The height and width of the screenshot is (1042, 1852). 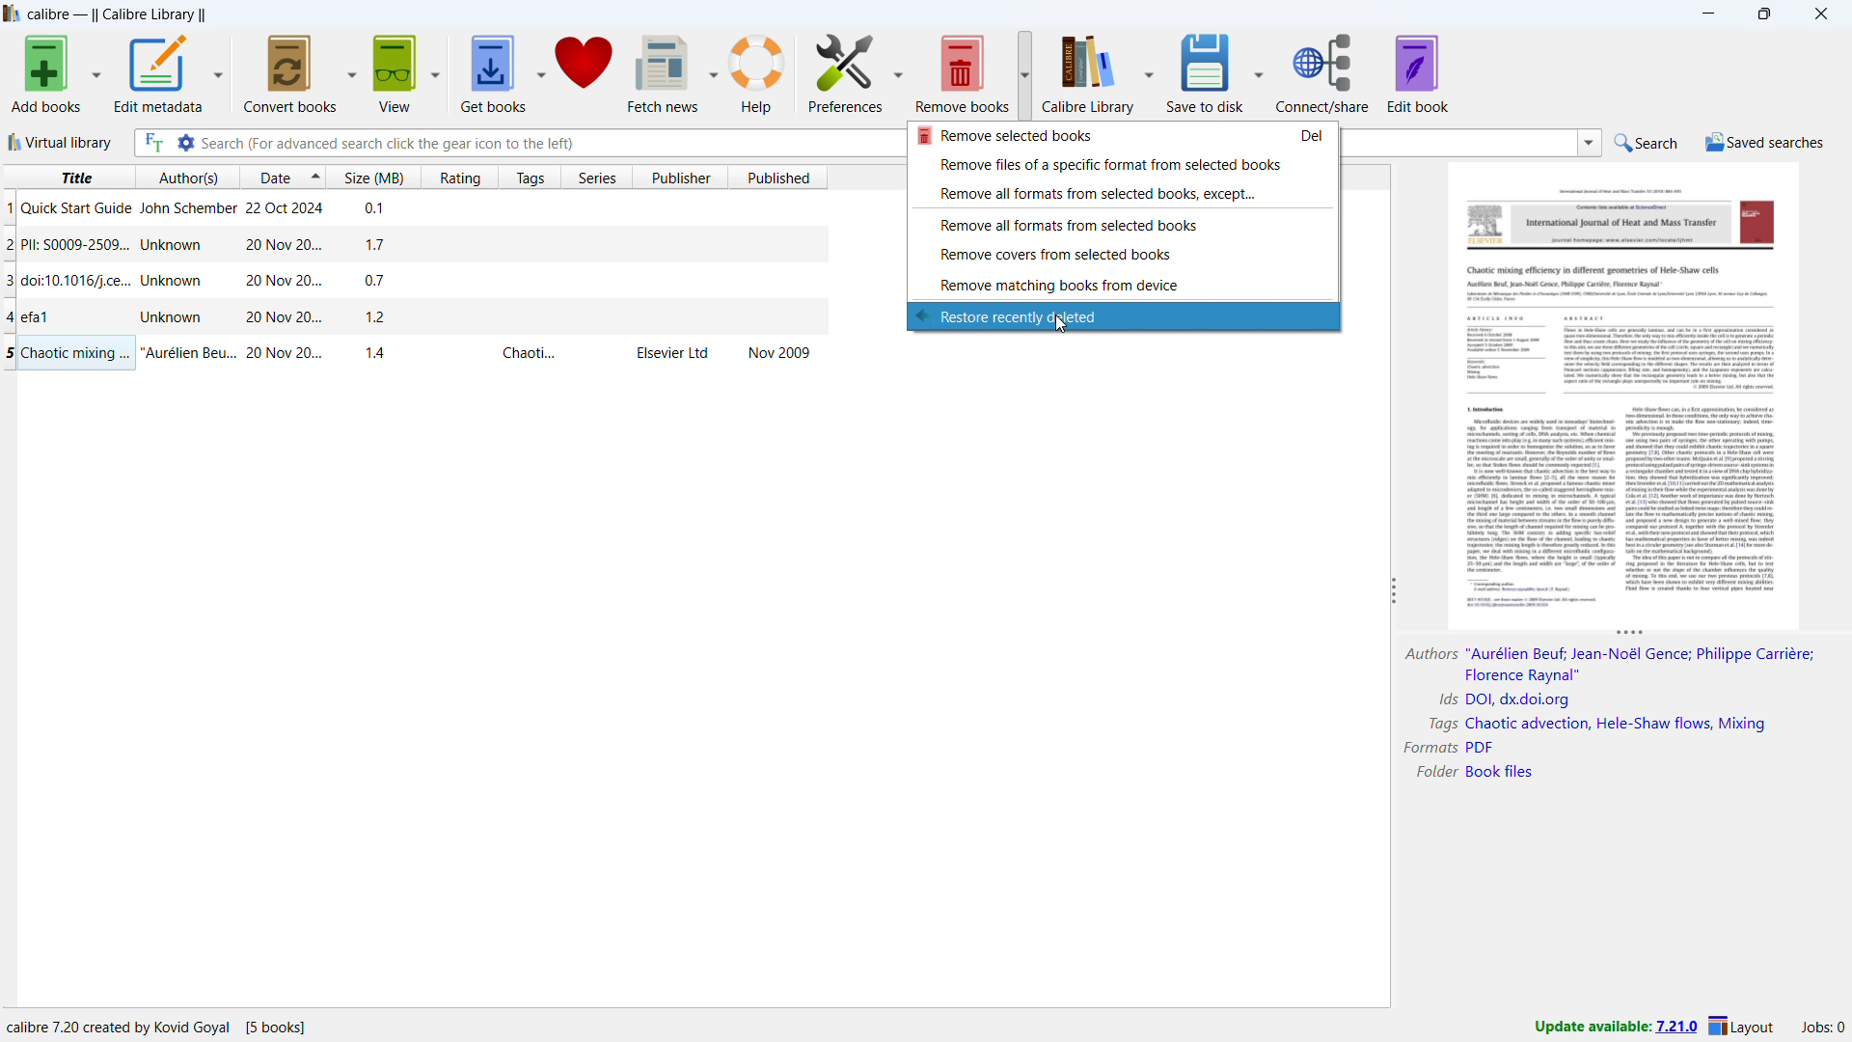 I want to click on restore recently deleted, so click(x=1124, y=315).